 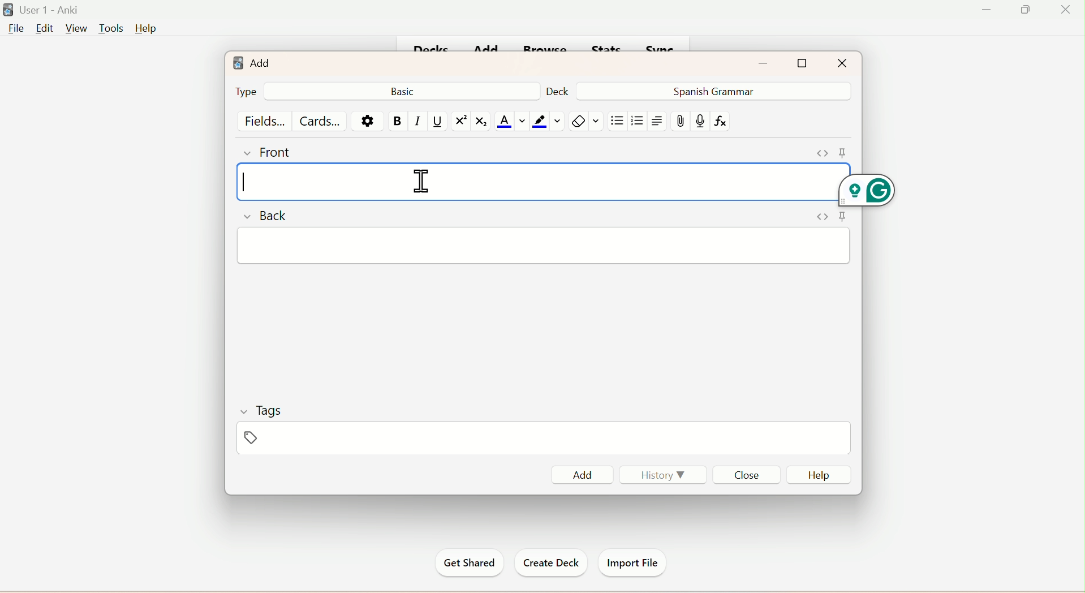 What do you see at coordinates (481, 122) in the screenshot?
I see `Subscript` at bounding box center [481, 122].